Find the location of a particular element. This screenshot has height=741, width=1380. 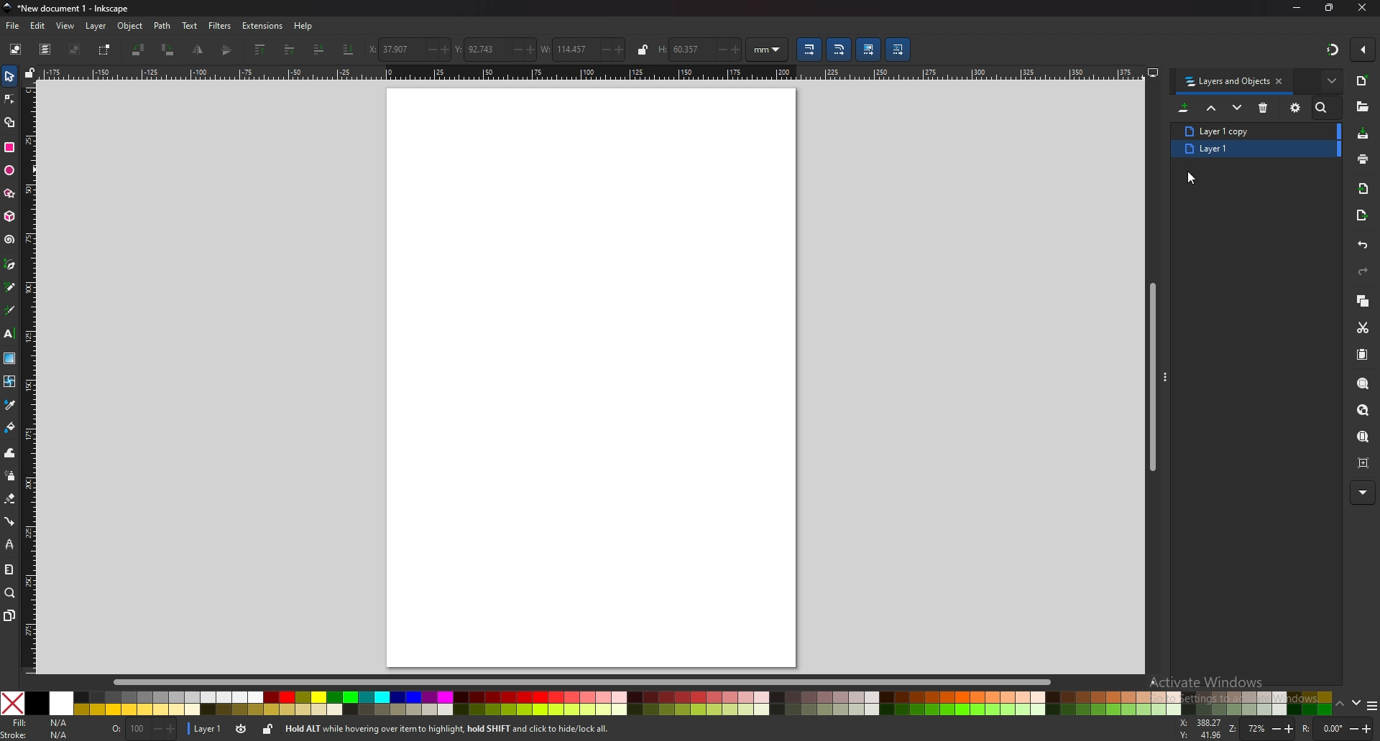

lower to bottom is located at coordinates (349, 50).